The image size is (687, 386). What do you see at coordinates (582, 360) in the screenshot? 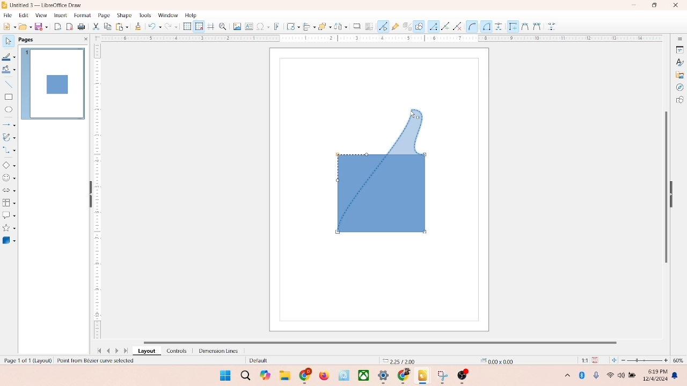
I see `scaling factor` at bounding box center [582, 360].